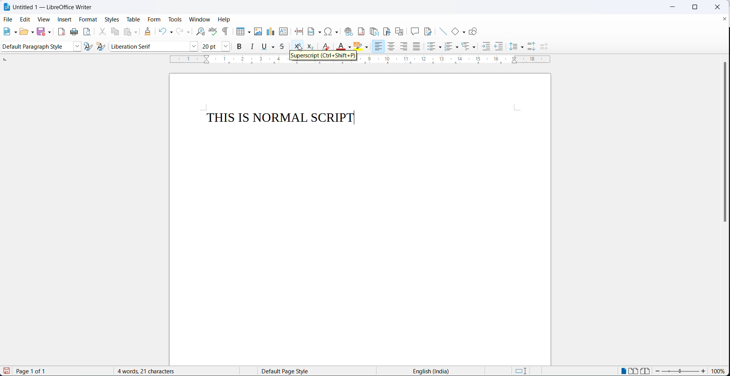 This screenshot has height=376, width=730. Describe the element at coordinates (78, 46) in the screenshot. I see `paragraph style` at that location.